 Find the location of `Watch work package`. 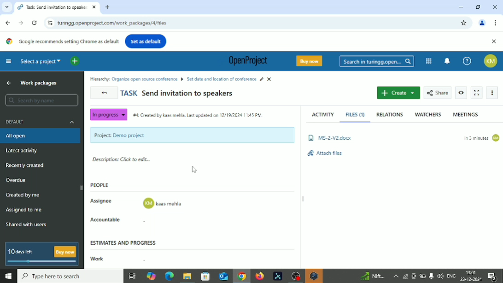

Watch work package is located at coordinates (462, 93).